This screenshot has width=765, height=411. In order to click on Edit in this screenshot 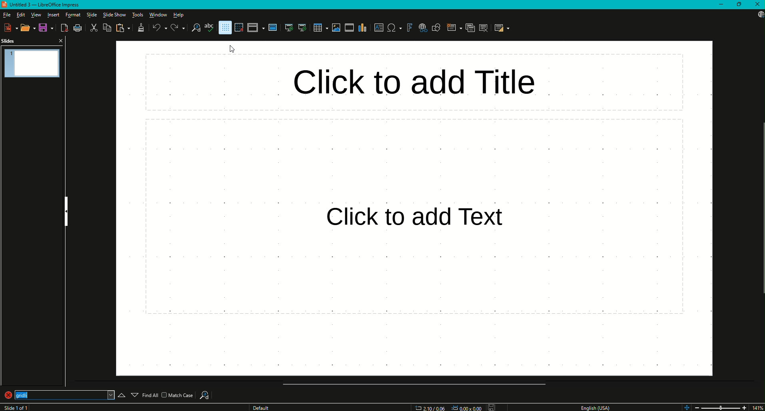, I will do `click(21, 14)`.